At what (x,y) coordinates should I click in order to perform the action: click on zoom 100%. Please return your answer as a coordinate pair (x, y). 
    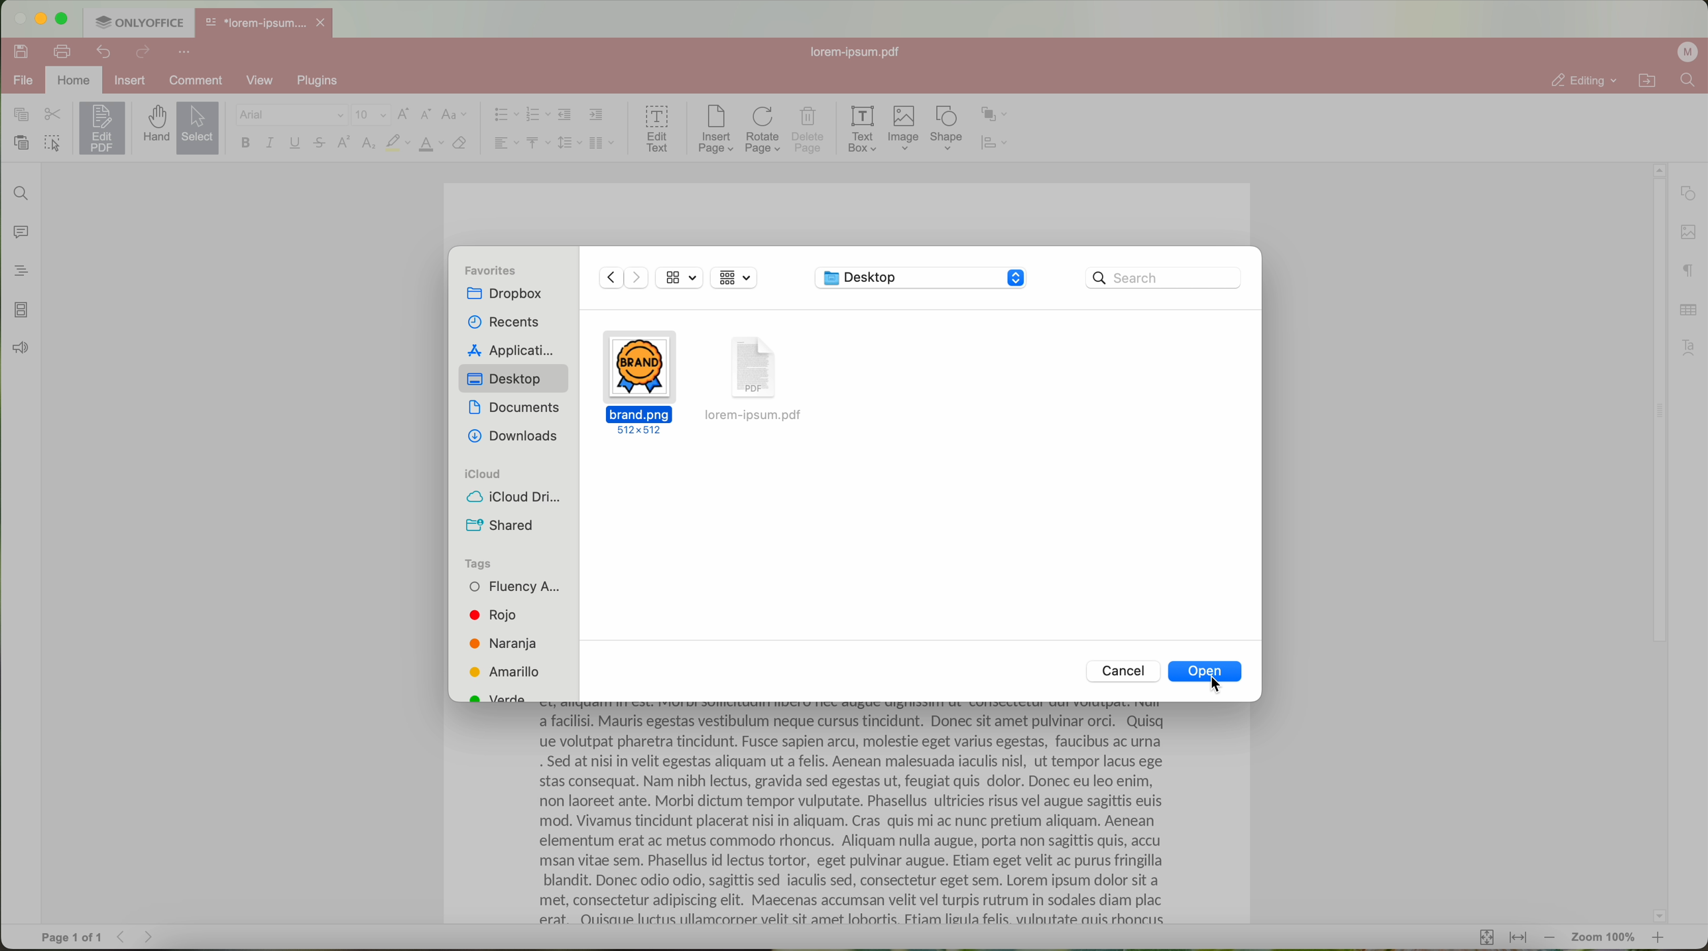
    Looking at the image, I should click on (1605, 940).